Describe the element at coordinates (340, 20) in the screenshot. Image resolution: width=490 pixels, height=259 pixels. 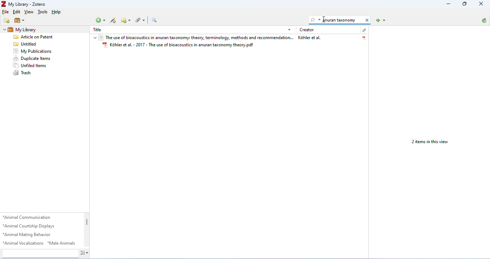
I see `Search Everything` at that location.